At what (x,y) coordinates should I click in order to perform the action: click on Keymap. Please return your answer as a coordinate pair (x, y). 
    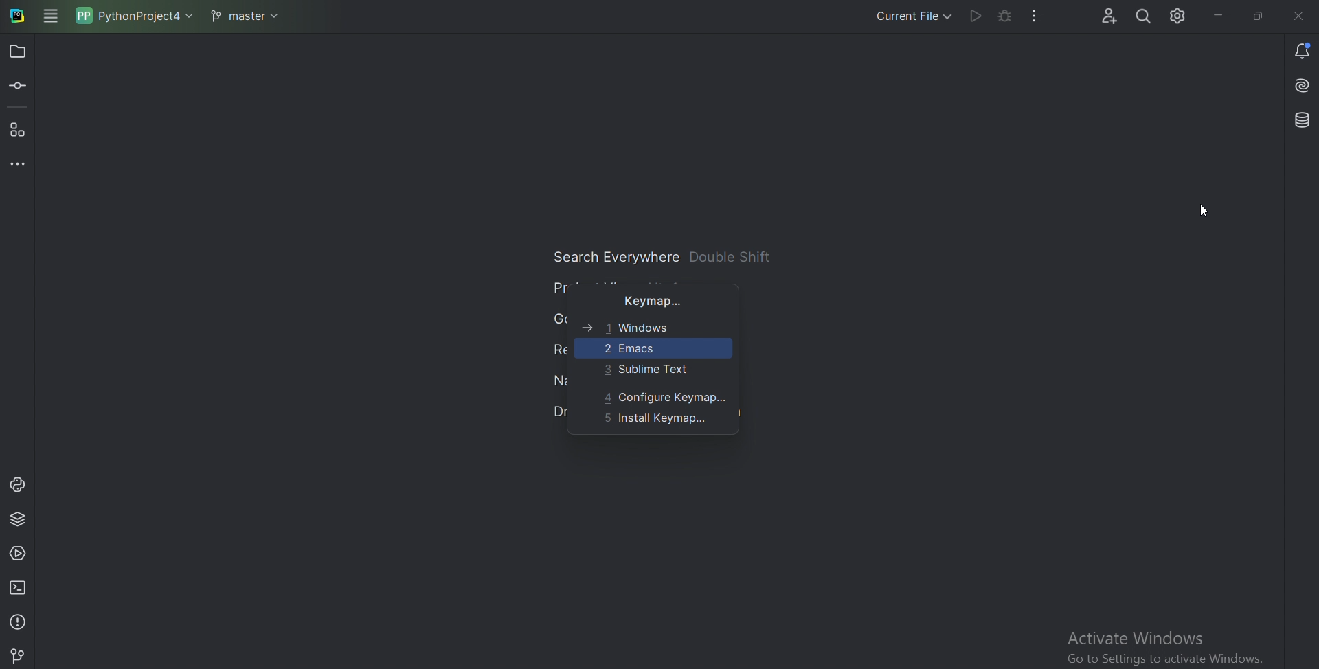
    Looking at the image, I should click on (659, 299).